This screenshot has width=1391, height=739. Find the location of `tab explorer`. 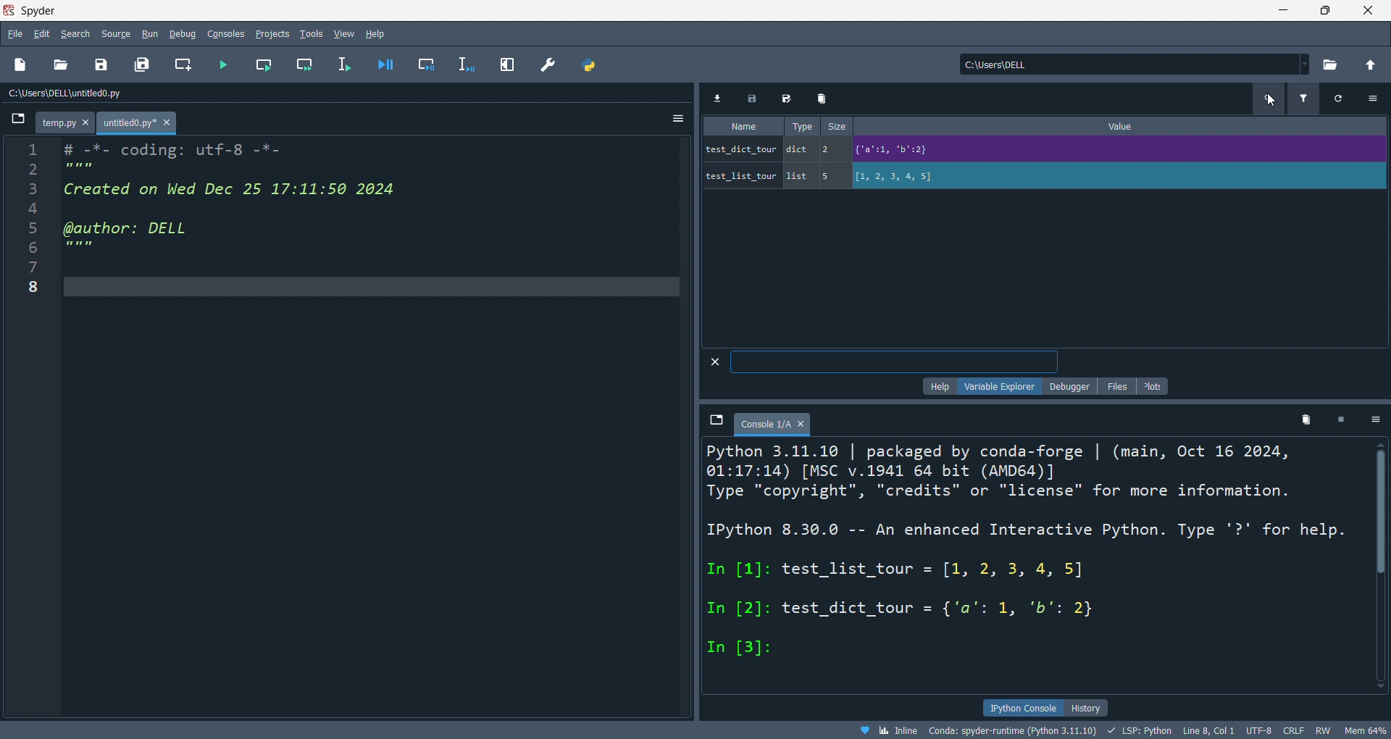

tab explorer is located at coordinates (716, 423).